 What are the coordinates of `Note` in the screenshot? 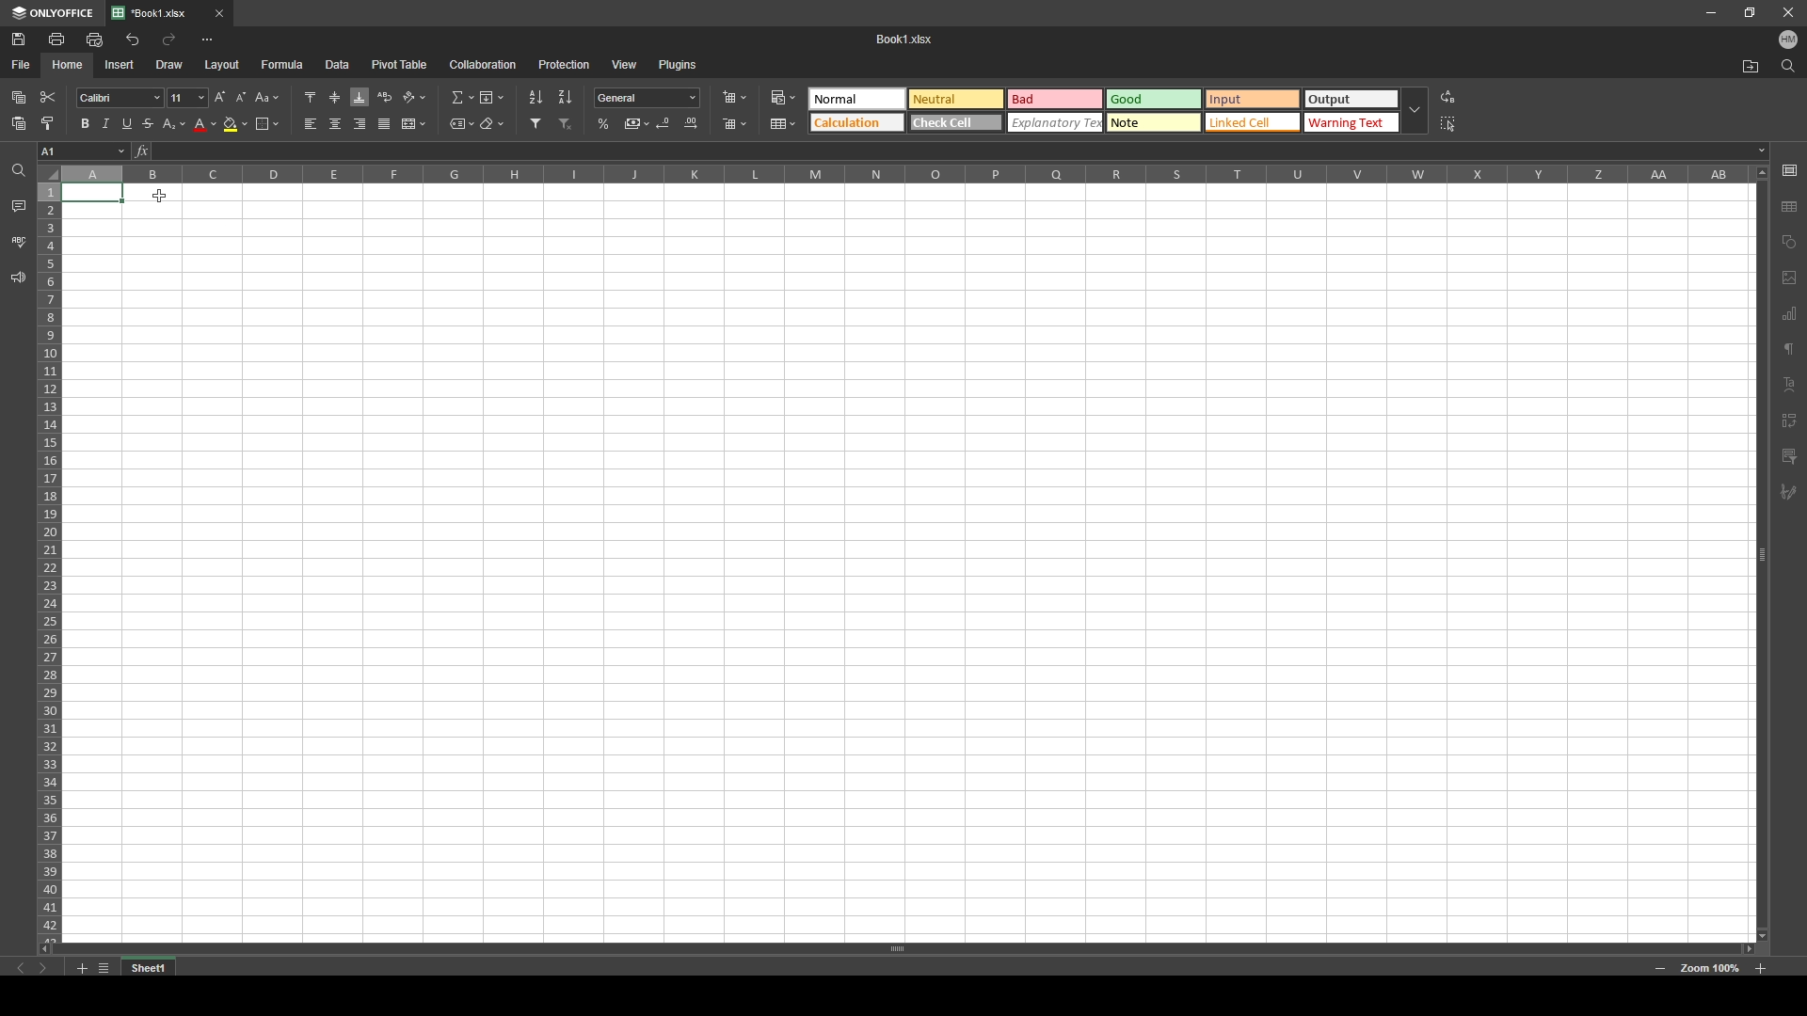 It's located at (1154, 122).